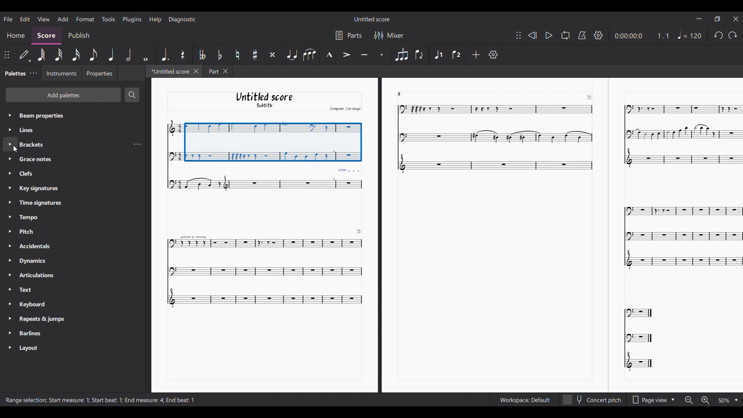 This screenshot has height=418, width=743. Describe the element at coordinates (112, 55) in the screenshot. I see `Quarter note` at that location.